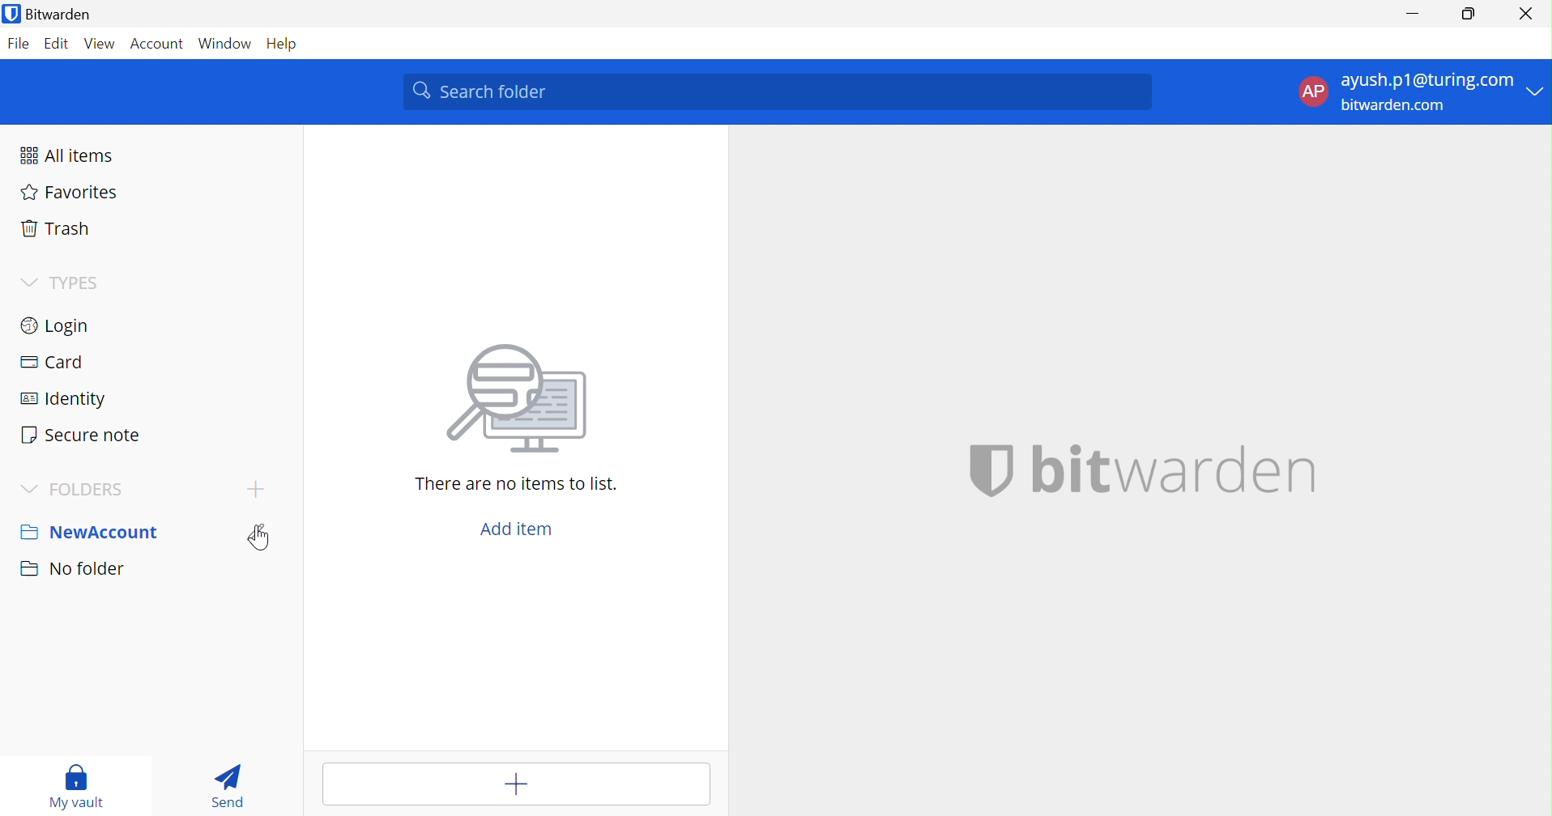 This screenshot has width=1552, height=816. Describe the element at coordinates (72, 572) in the screenshot. I see `No folder` at that location.